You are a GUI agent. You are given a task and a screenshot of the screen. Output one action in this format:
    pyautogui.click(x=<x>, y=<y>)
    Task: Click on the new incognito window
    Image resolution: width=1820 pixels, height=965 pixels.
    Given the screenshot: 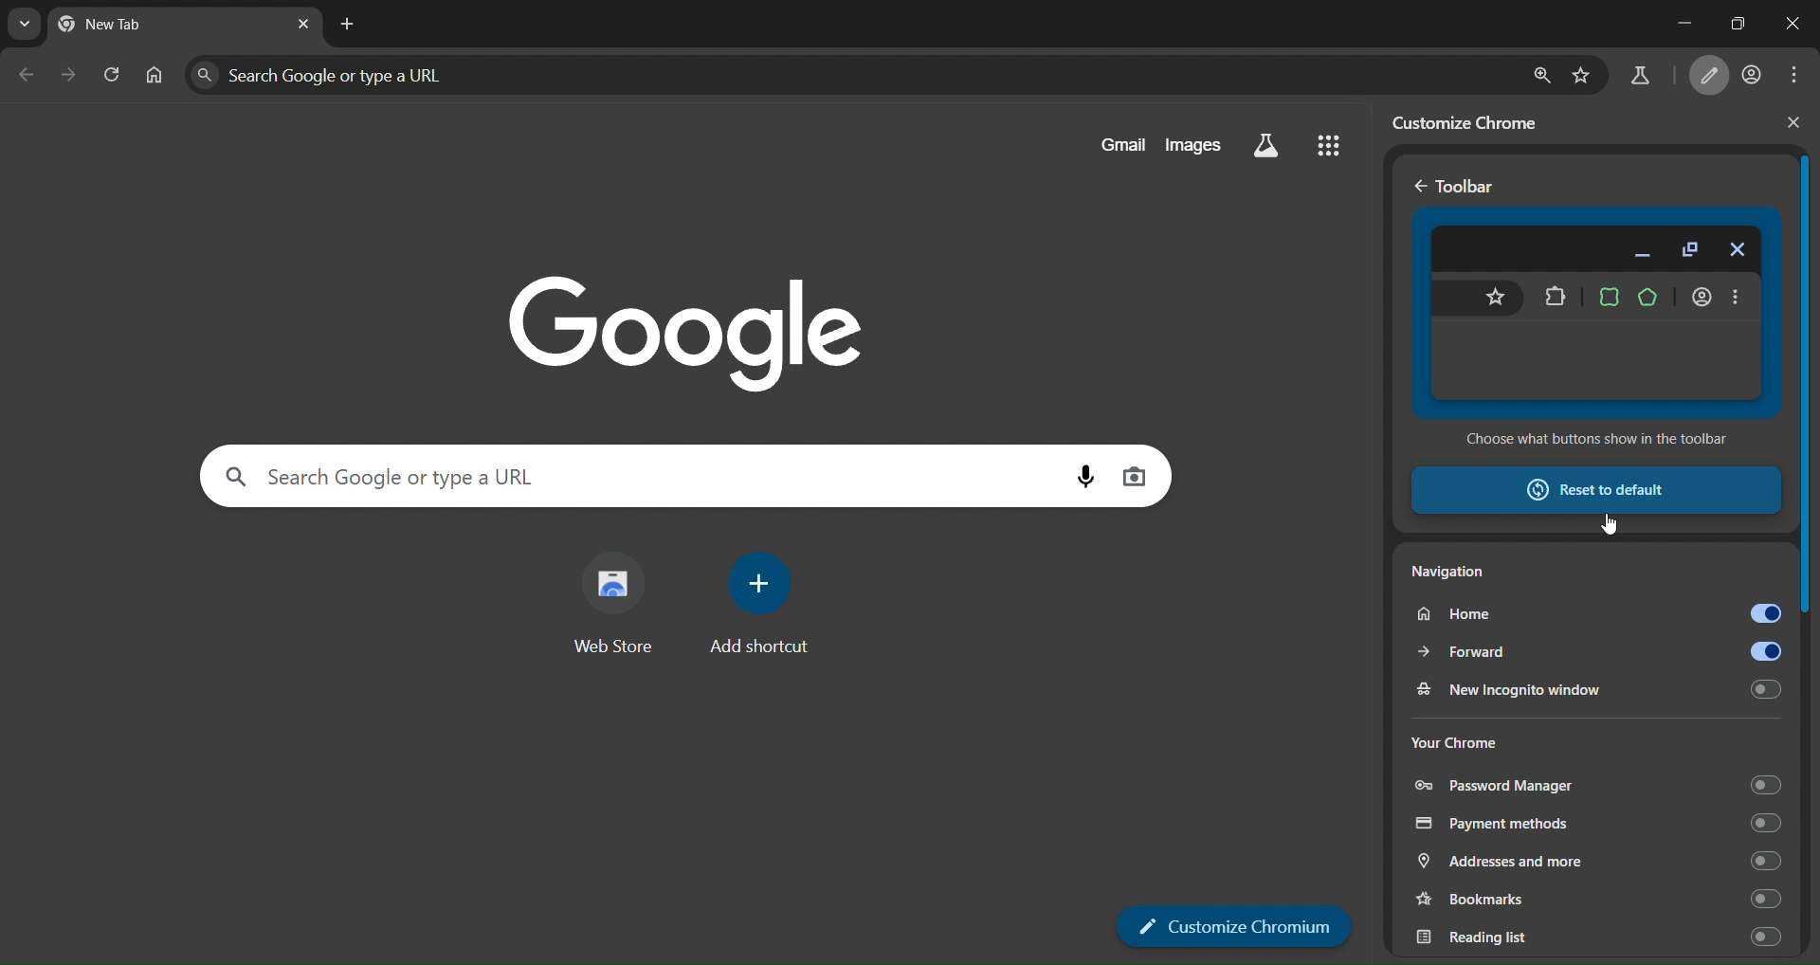 What is the action you would take?
    pyautogui.click(x=1594, y=689)
    